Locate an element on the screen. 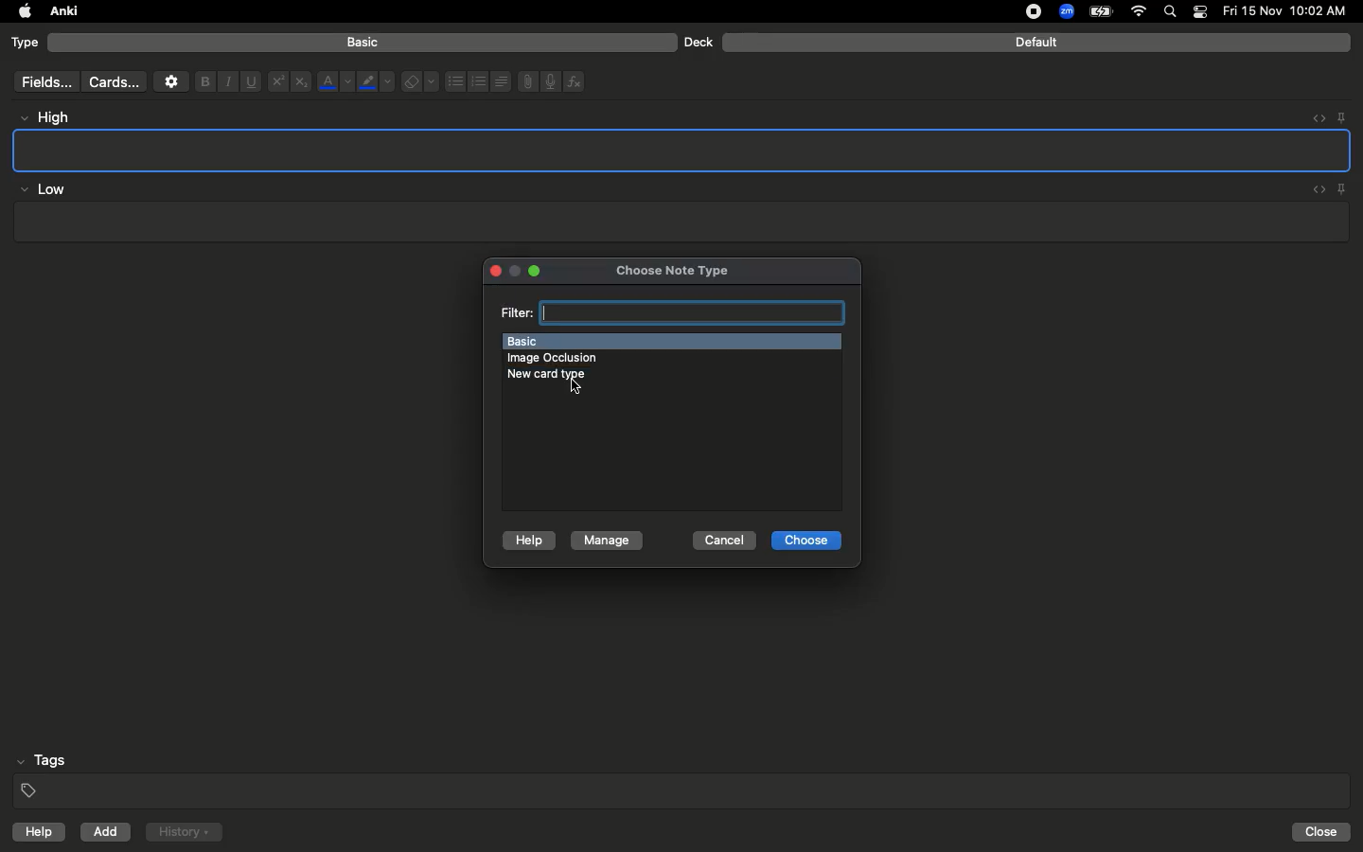 The height and width of the screenshot is (852, 1363). Charge is located at coordinates (1100, 11).